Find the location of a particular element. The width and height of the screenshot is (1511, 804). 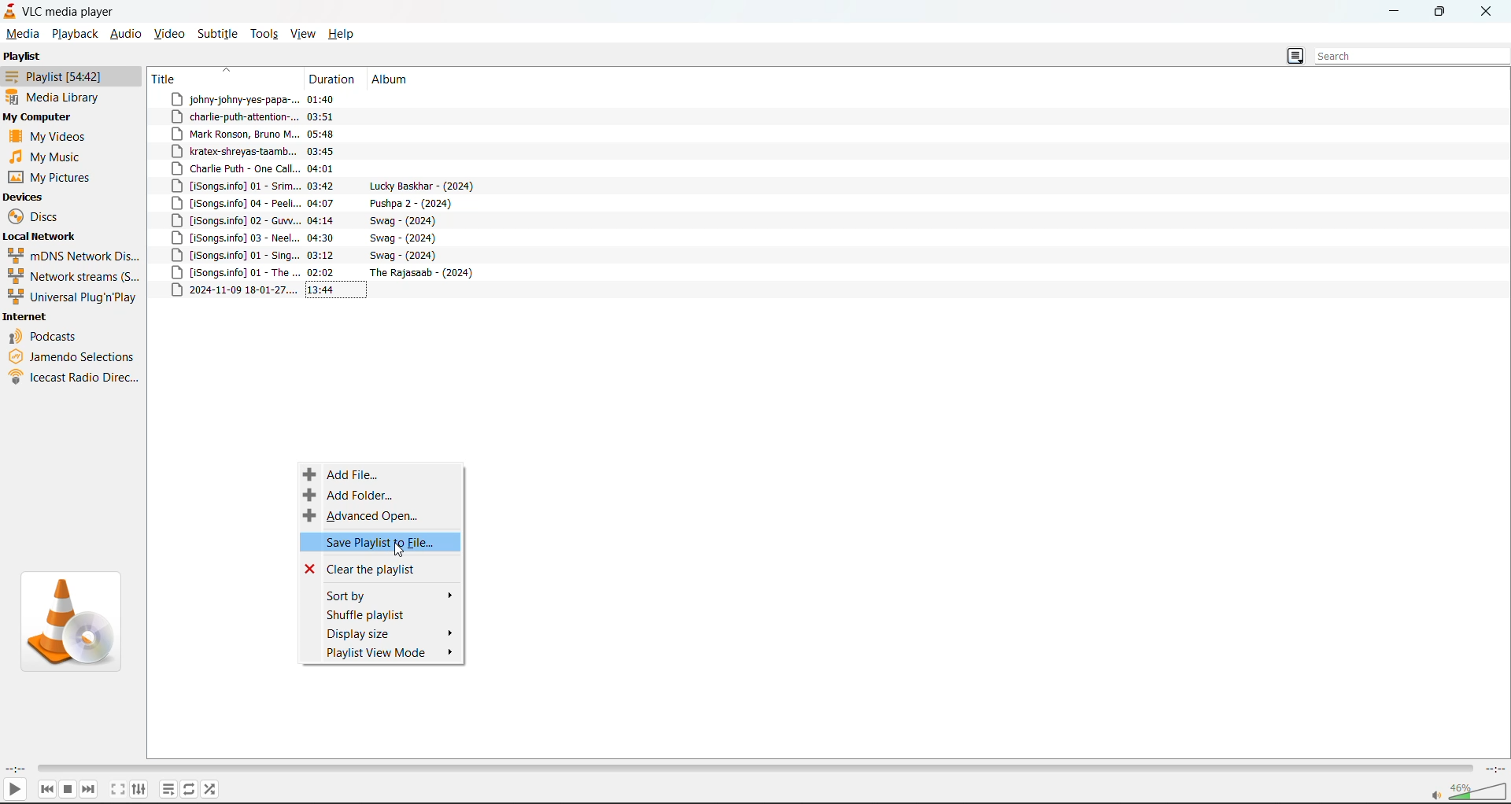

stop is located at coordinates (67, 788).